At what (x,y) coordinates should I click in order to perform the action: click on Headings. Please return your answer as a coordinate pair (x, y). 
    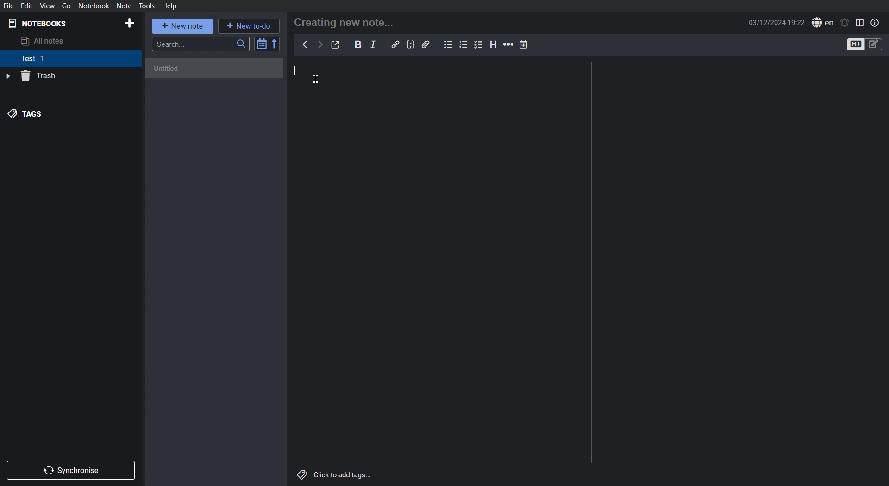
    Looking at the image, I should click on (494, 44).